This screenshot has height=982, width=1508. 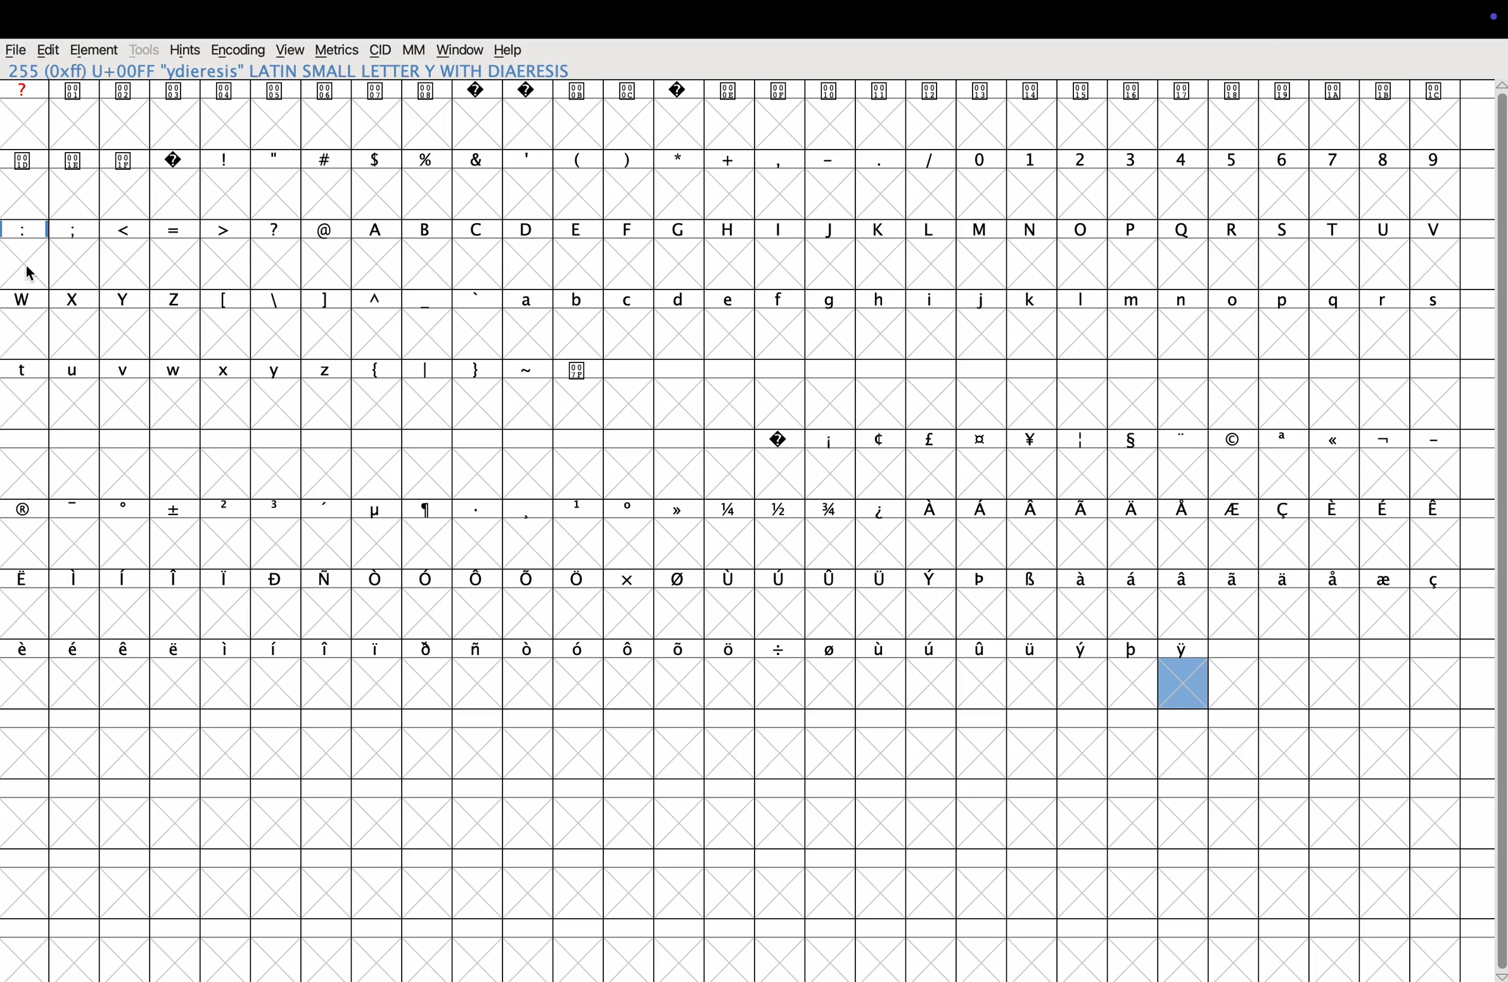 I want to click on mm, so click(x=416, y=50).